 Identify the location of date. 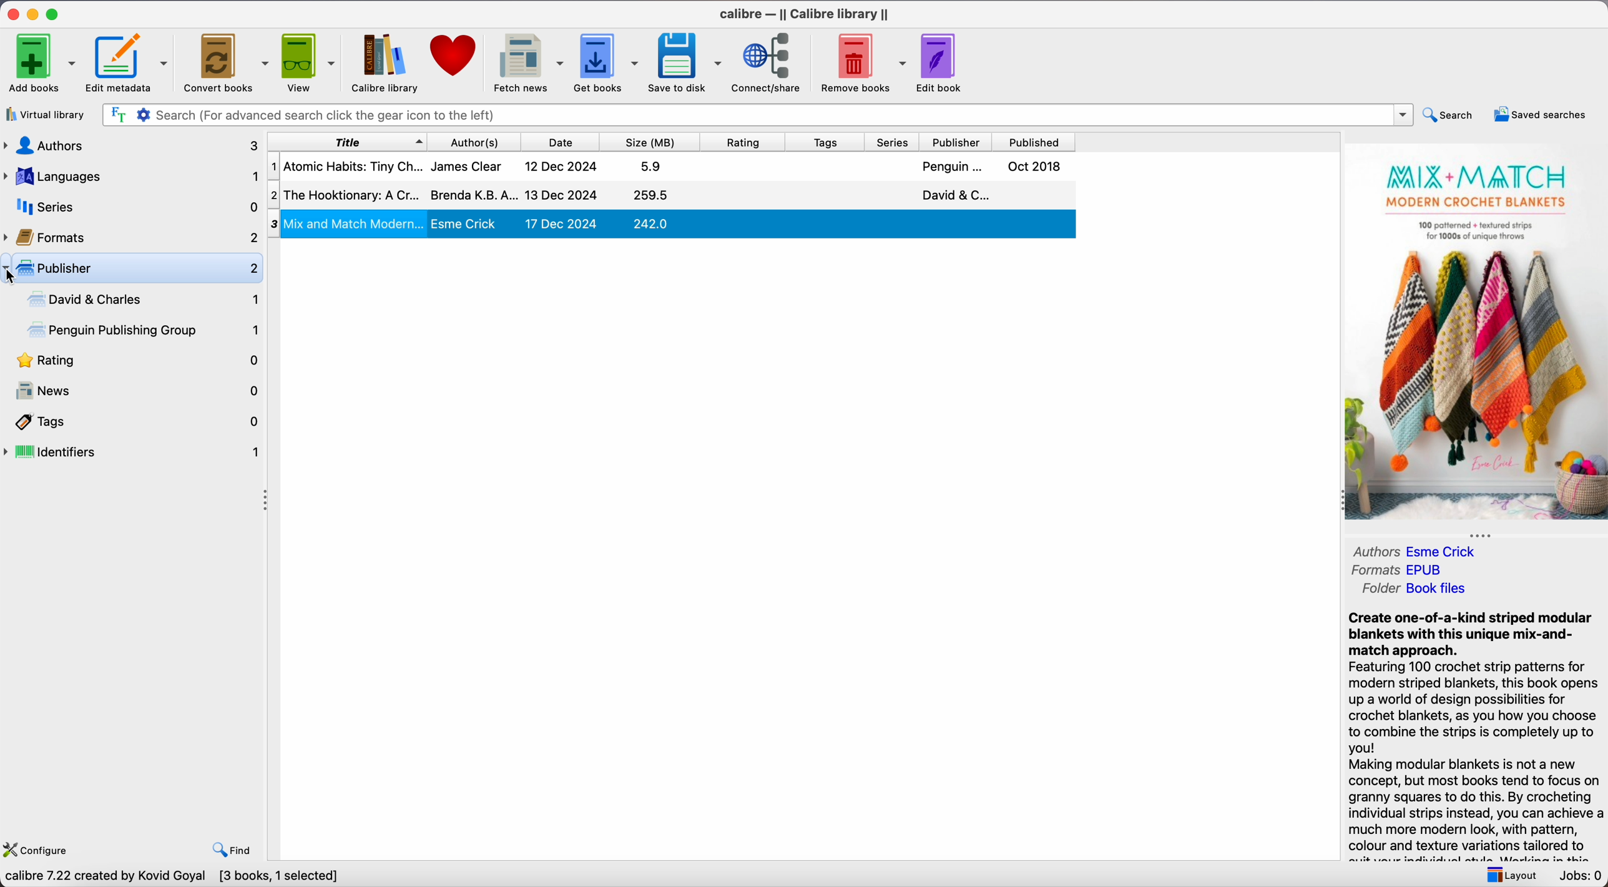
(565, 142).